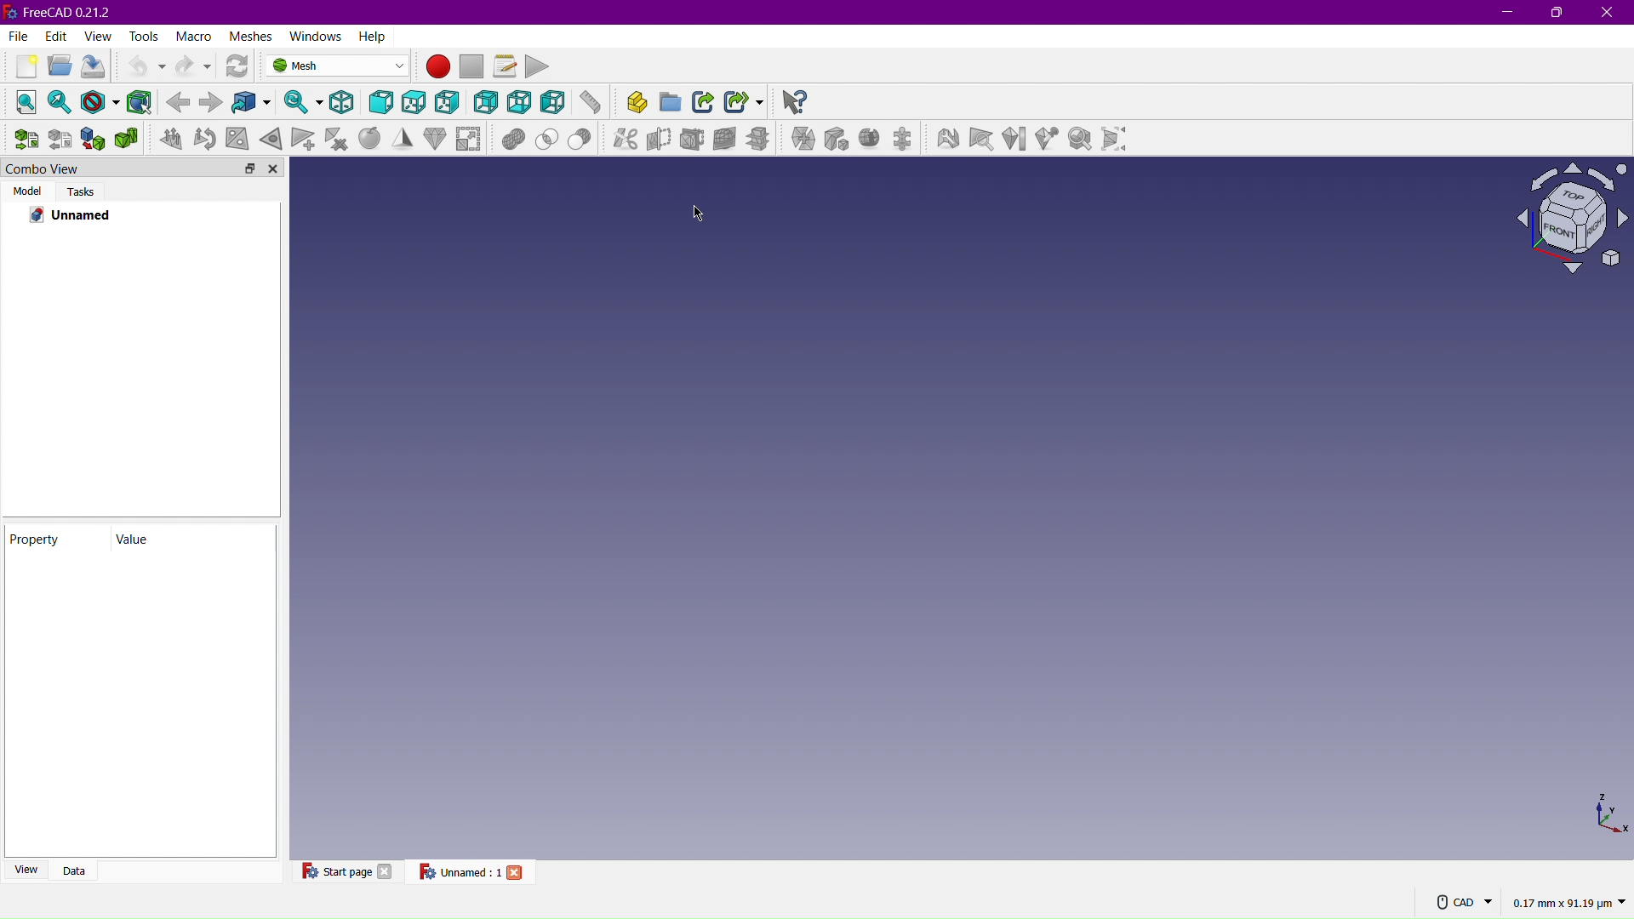 This screenshot has height=919, width=1634. Describe the element at coordinates (189, 540) in the screenshot. I see `Value` at that location.